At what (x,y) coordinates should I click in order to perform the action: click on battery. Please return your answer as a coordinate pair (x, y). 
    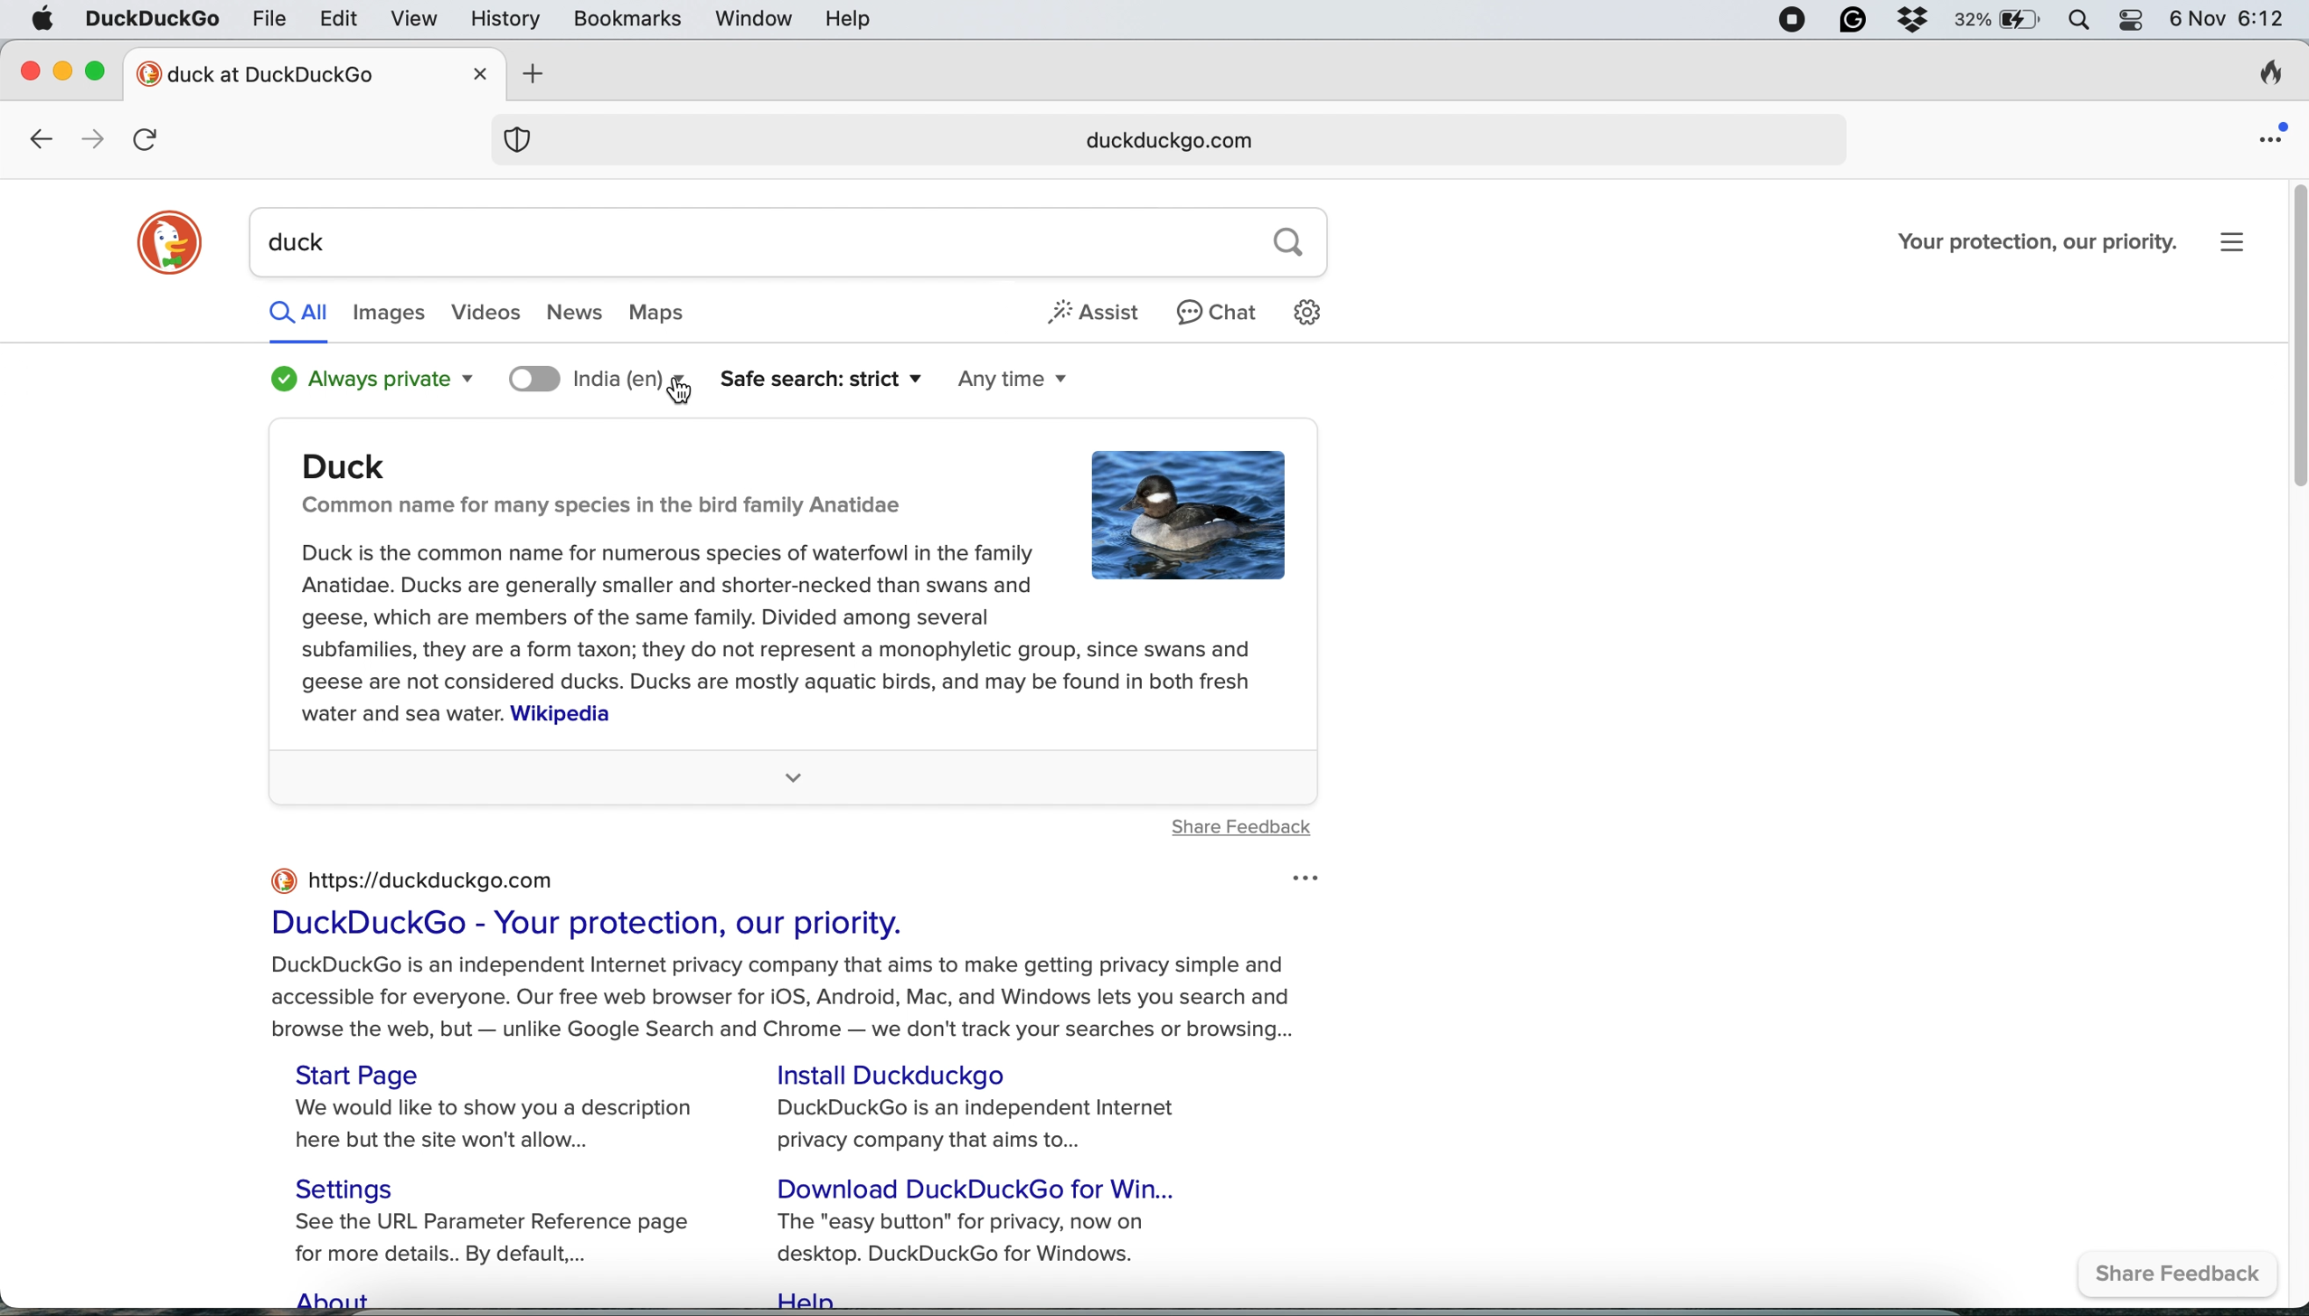
    Looking at the image, I should click on (1998, 21).